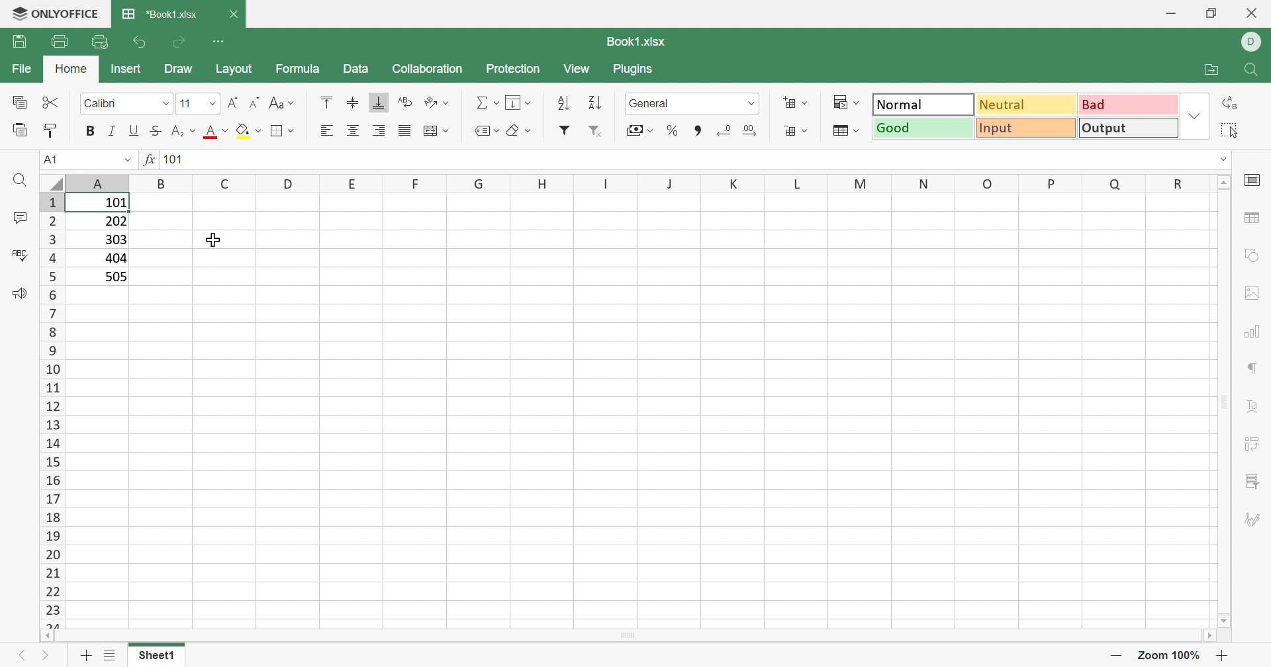  What do you see at coordinates (1172, 11) in the screenshot?
I see `Minimize` at bounding box center [1172, 11].